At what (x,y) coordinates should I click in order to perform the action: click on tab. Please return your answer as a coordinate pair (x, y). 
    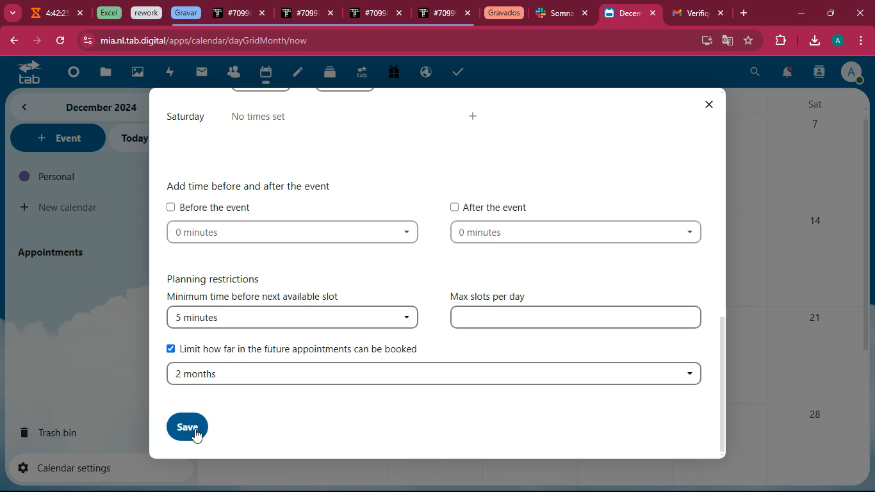
    Looking at the image, I should click on (504, 14).